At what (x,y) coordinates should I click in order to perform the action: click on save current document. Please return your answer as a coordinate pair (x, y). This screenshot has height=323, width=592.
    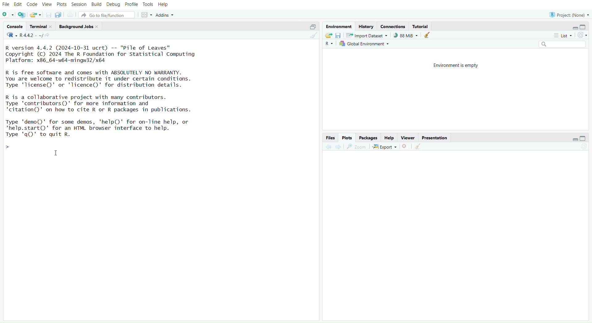
    Looking at the image, I should click on (48, 15).